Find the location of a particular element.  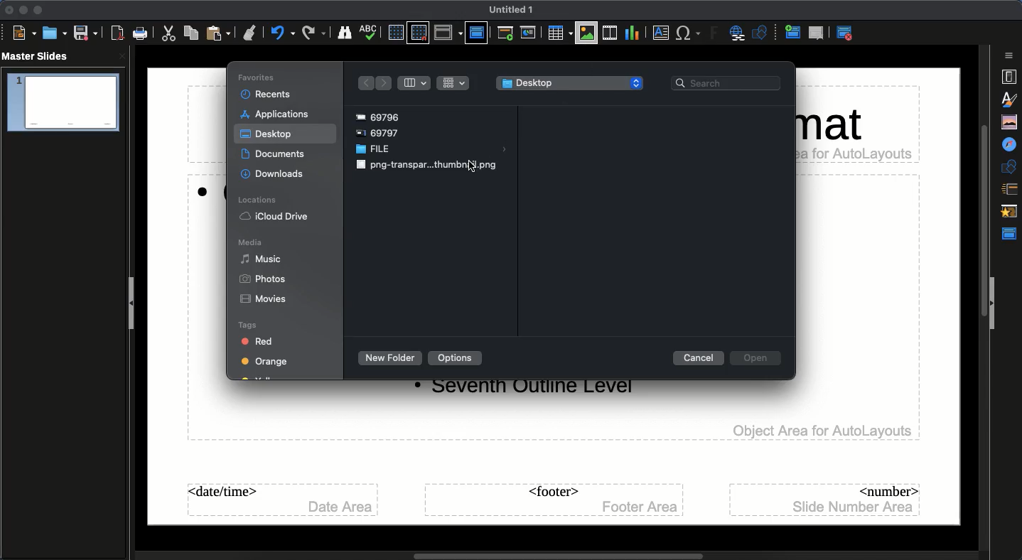

Desktop is located at coordinates (268, 134).